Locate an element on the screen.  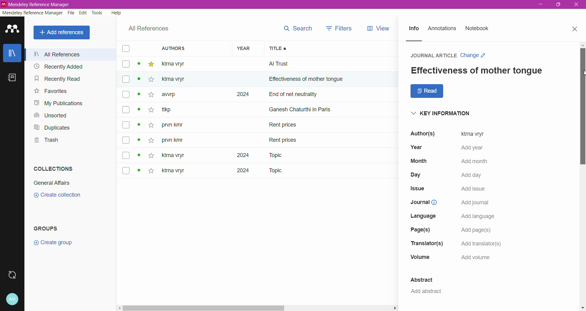
Abstract is located at coordinates (421, 279).